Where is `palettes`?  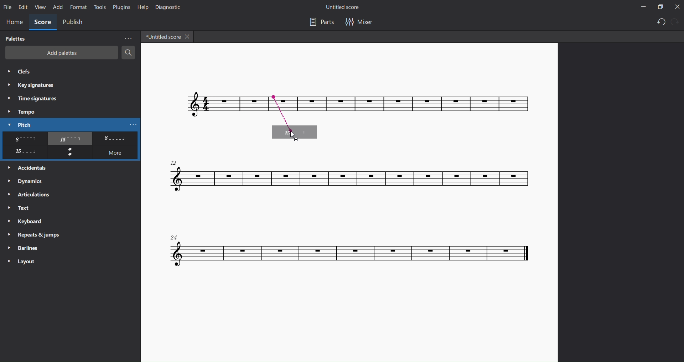
palettes is located at coordinates (16, 38).